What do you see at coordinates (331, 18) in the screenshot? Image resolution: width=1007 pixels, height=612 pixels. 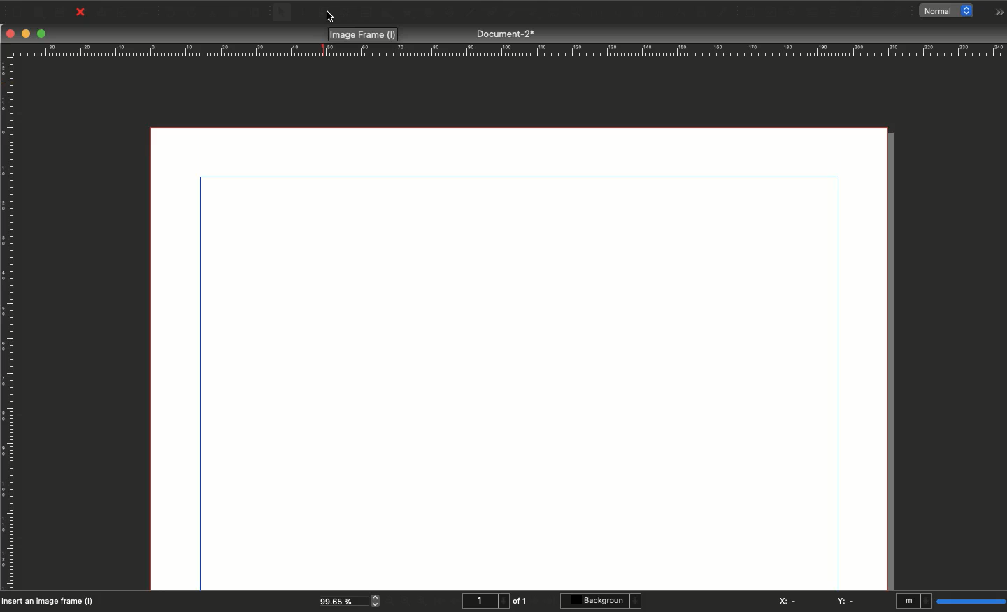 I see `cursor` at bounding box center [331, 18].